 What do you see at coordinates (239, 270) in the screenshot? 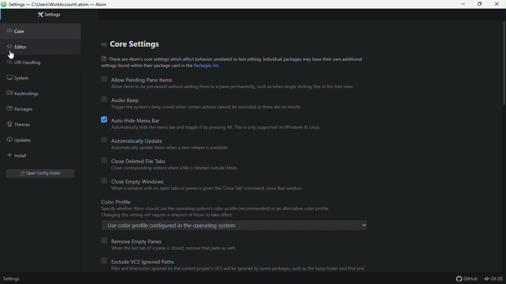
I see `Files and directories ignored by the current project's VCS will be ignored by some packages, such as the fuzzy finder and find and` at bounding box center [239, 270].